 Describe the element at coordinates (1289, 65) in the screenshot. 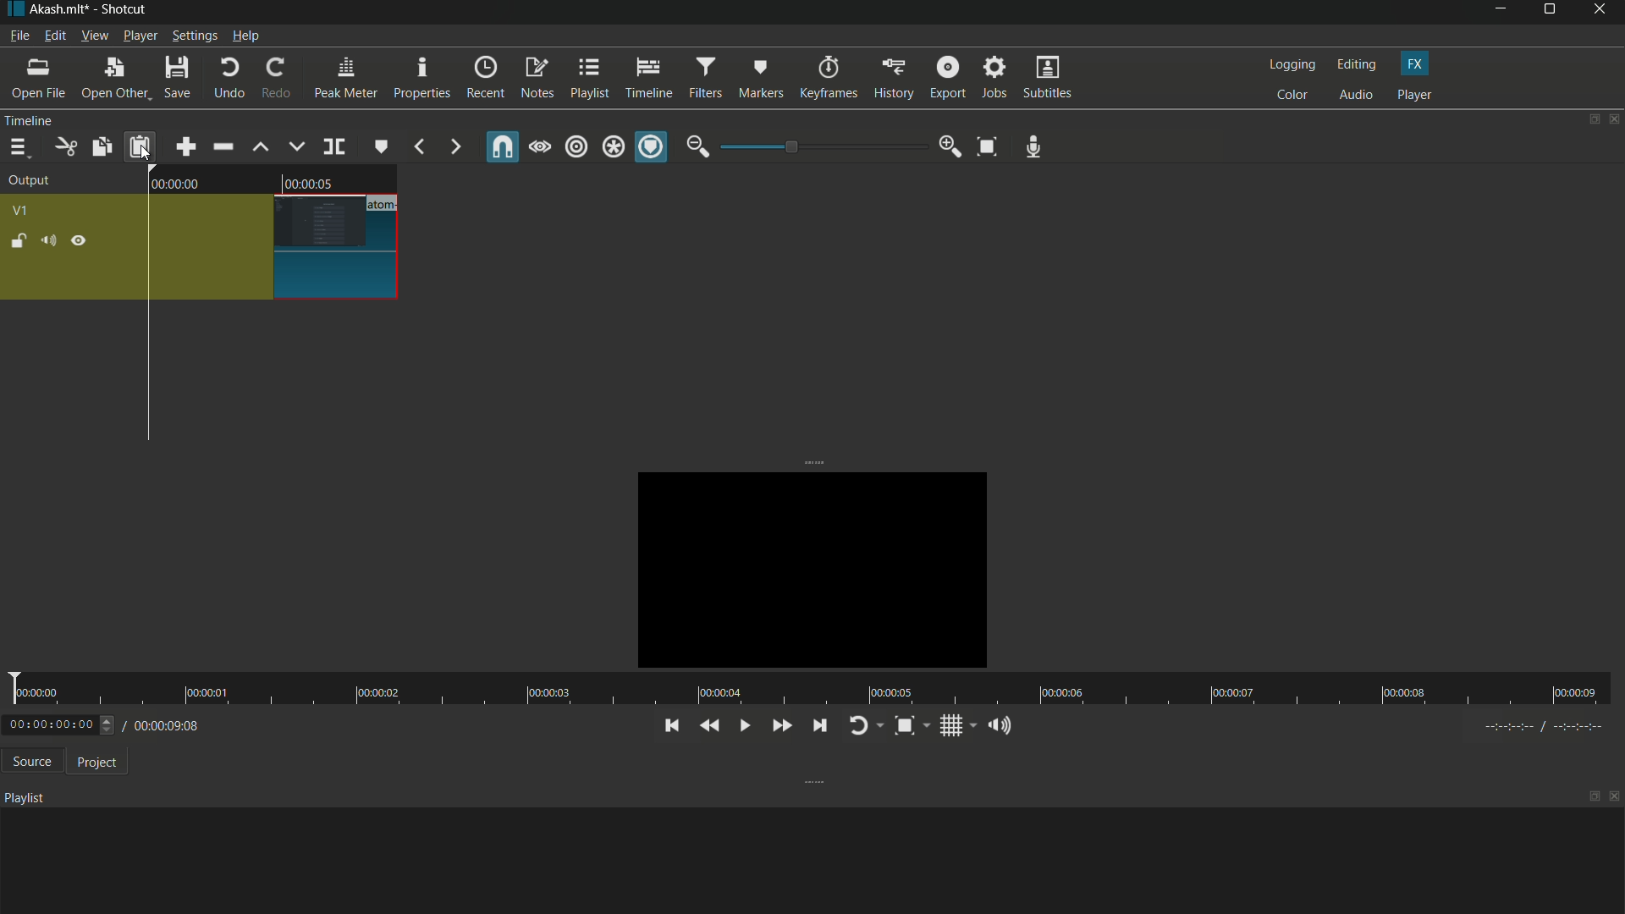

I see `logging` at that location.